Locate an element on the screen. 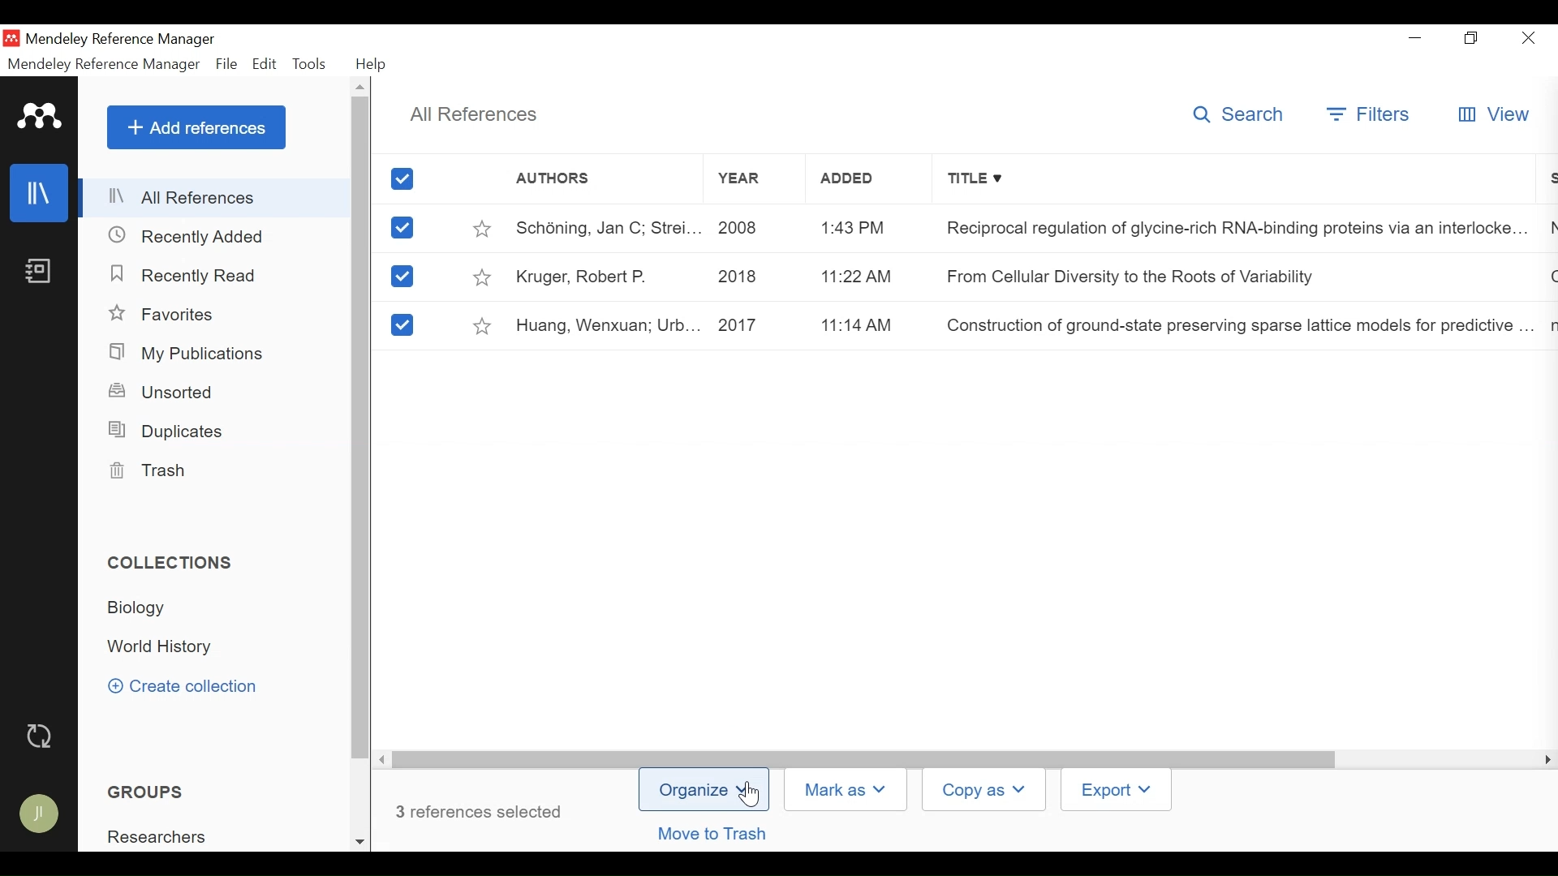 The width and height of the screenshot is (1558, 876). Authors is located at coordinates (603, 182).